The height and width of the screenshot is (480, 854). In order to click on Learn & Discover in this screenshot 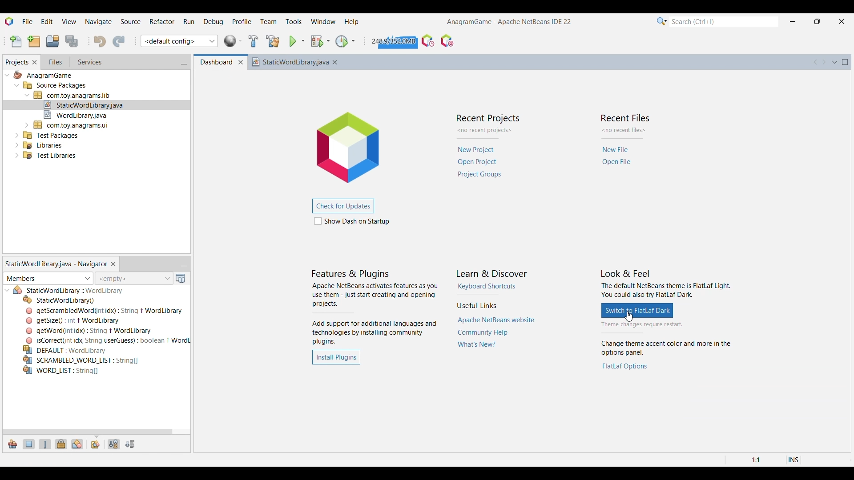, I will do `click(492, 274)`.